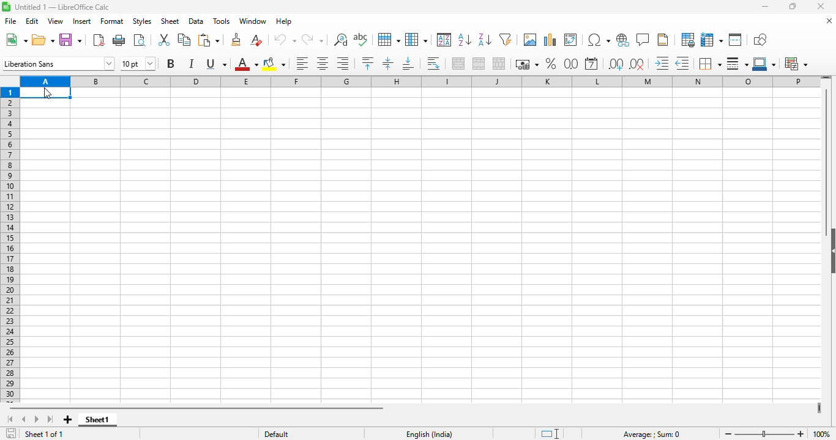 The width and height of the screenshot is (836, 440). I want to click on sheet 1 of 1, so click(44, 434).